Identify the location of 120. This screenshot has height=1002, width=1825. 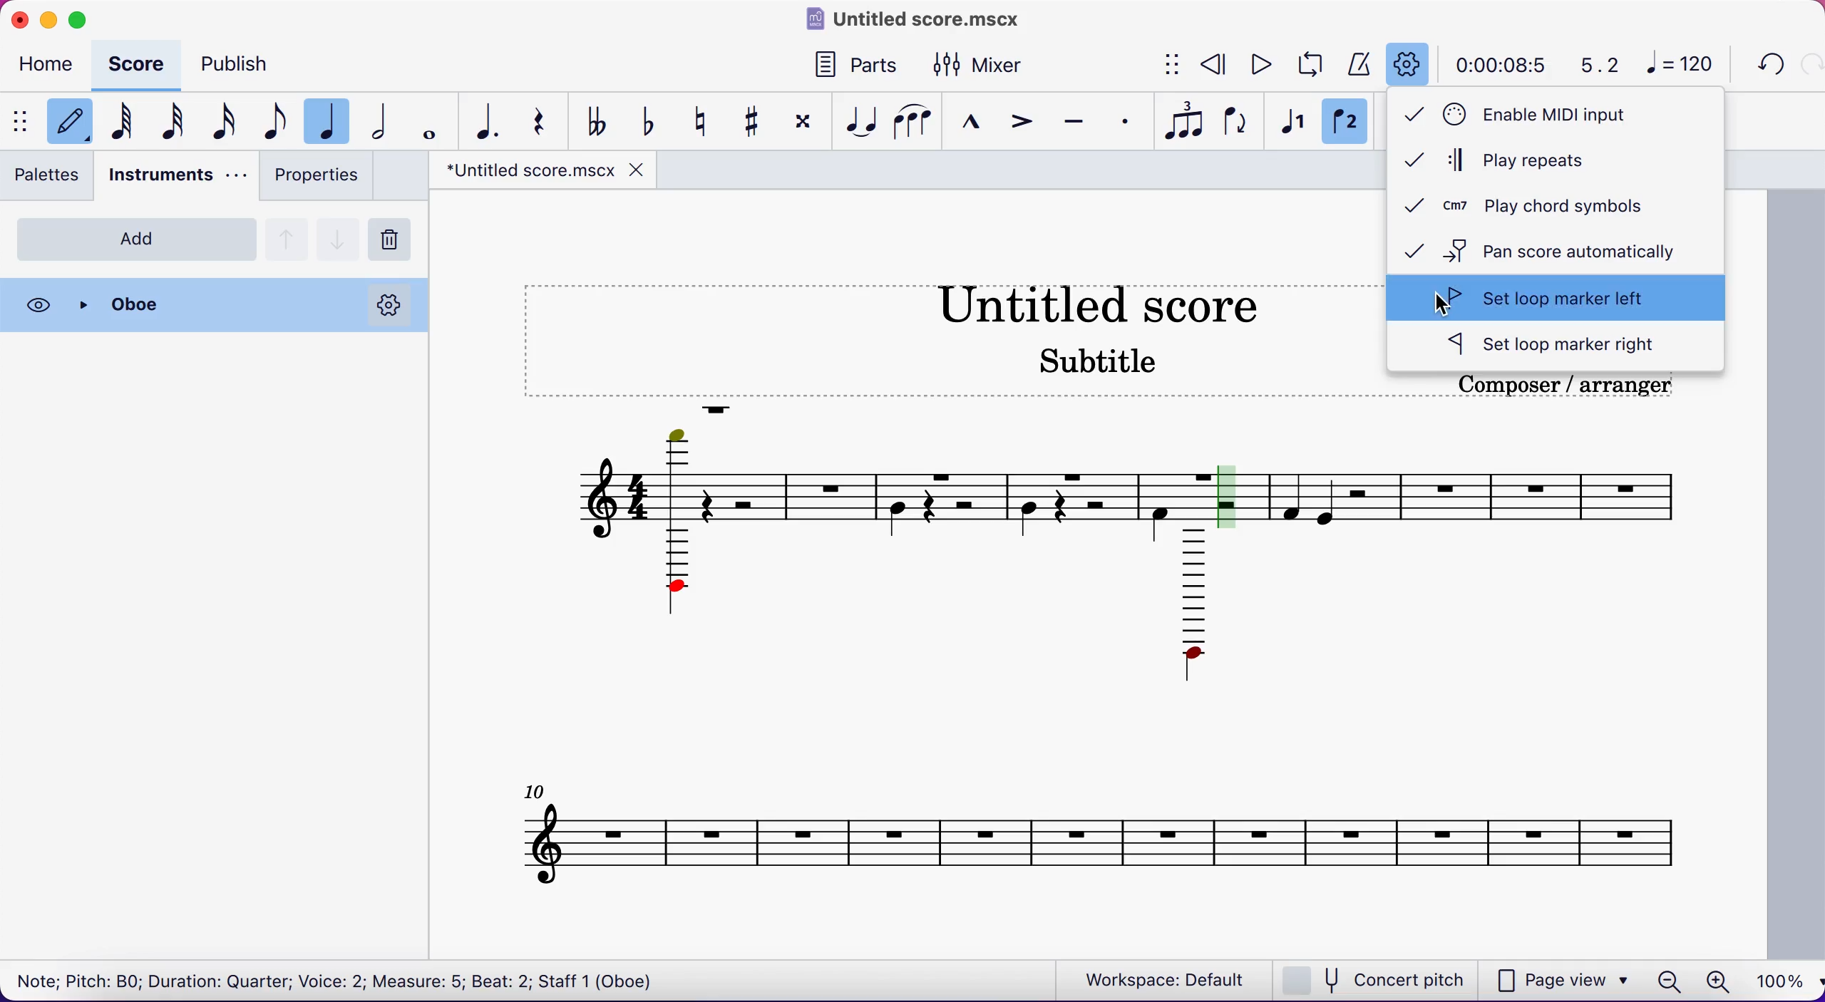
(1684, 66).